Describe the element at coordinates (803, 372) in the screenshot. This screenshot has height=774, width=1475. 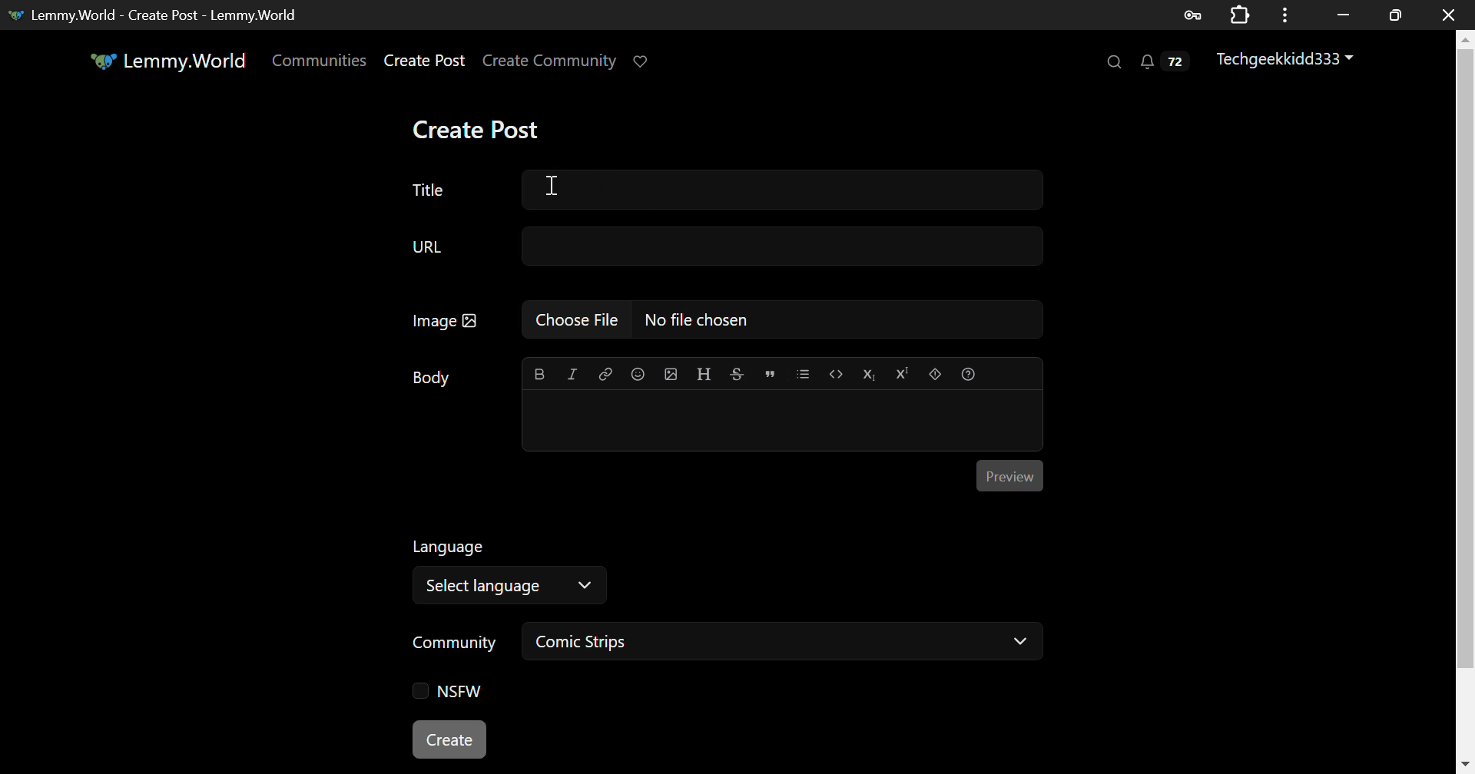
I see `List` at that location.